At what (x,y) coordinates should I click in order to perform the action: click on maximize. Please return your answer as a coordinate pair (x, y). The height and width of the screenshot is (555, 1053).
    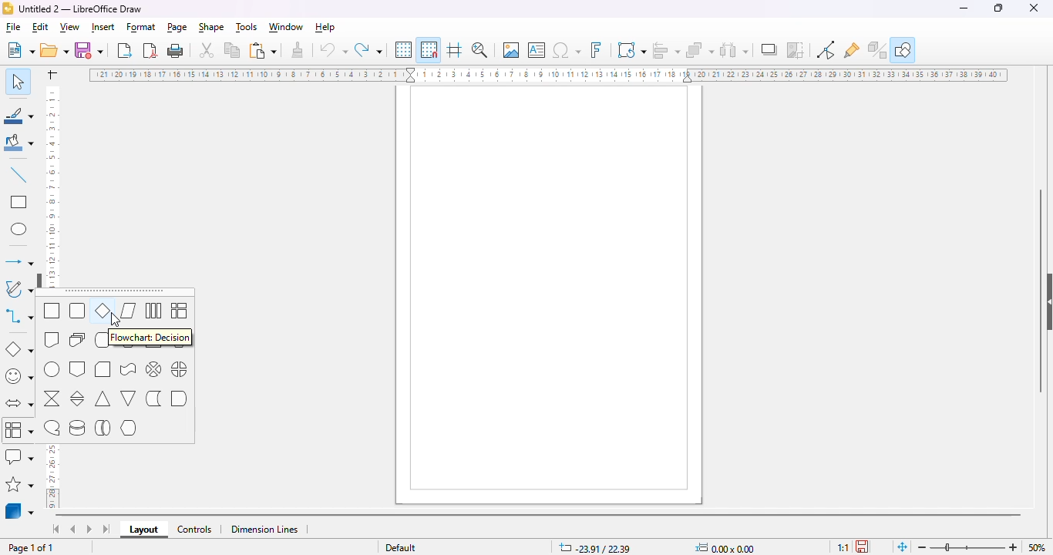
    Looking at the image, I should click on (998, 8).